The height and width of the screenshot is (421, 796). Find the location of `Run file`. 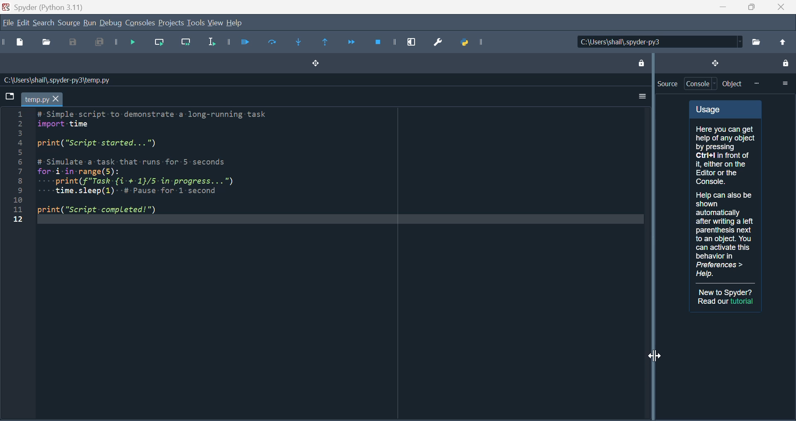

Run file is located at coordinates (245, 42).